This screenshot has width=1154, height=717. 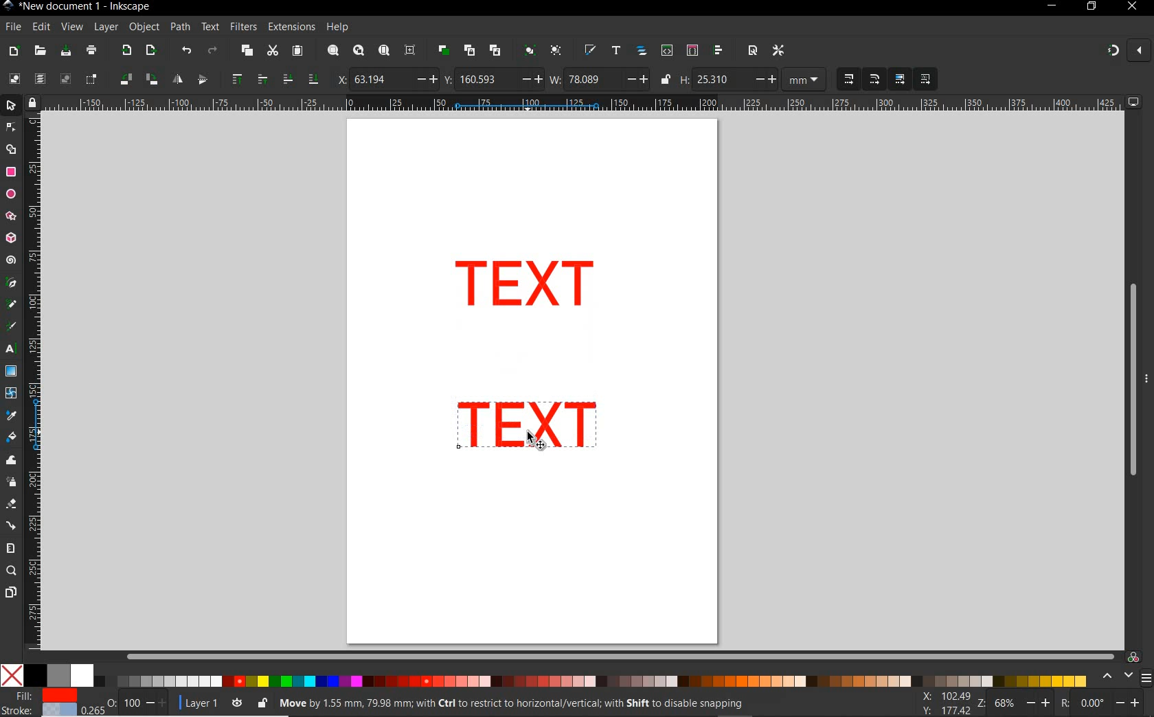 I want to click on tweak tool, so click(x=11, y=461).